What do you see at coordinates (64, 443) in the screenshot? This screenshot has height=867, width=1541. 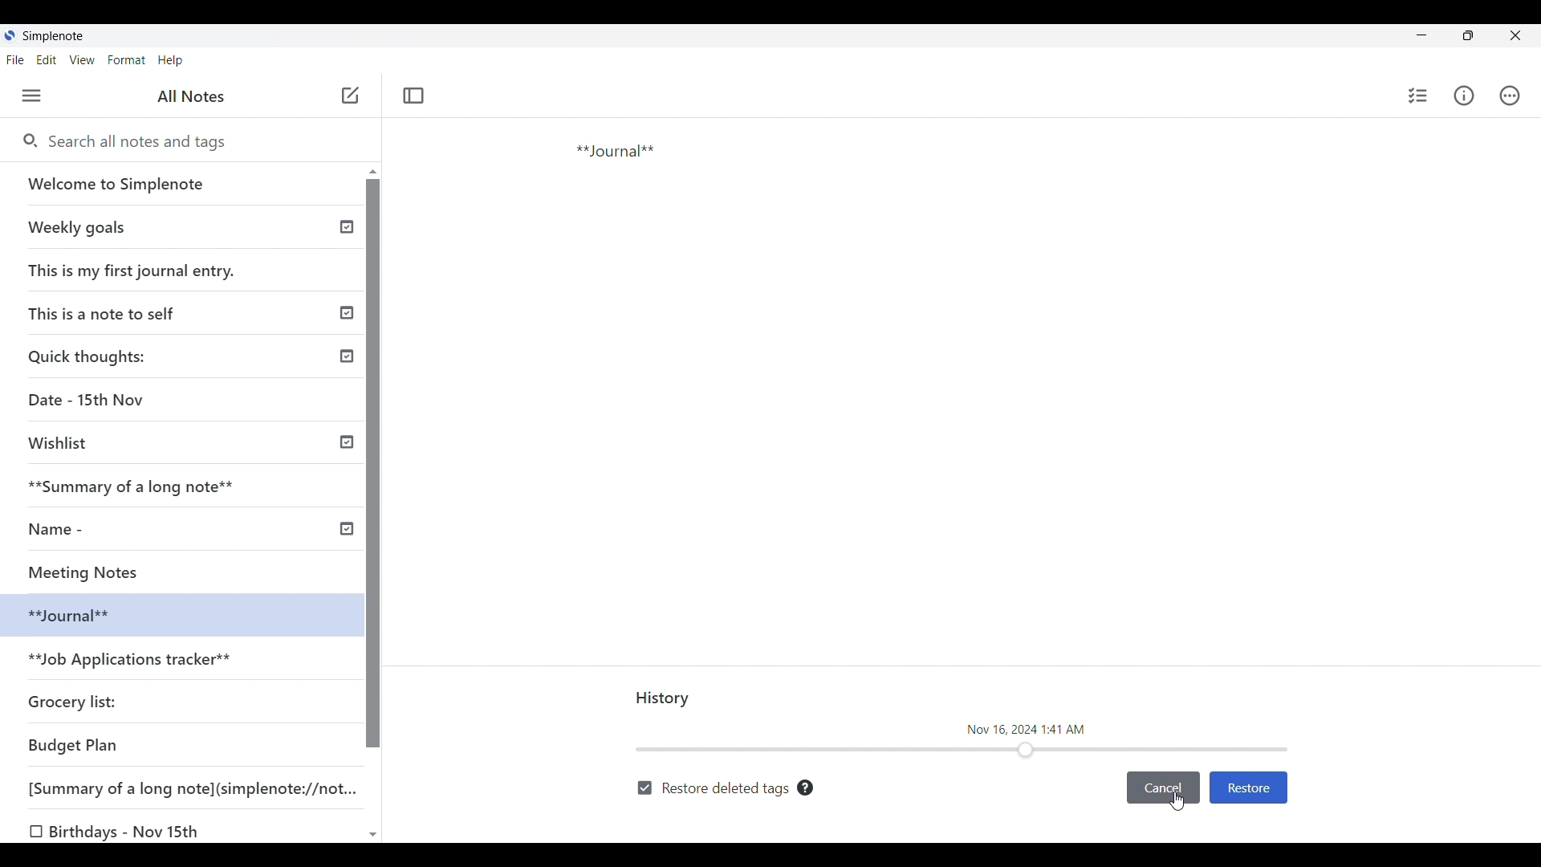 I see `Wishlist` at bounding box center [64, 443].